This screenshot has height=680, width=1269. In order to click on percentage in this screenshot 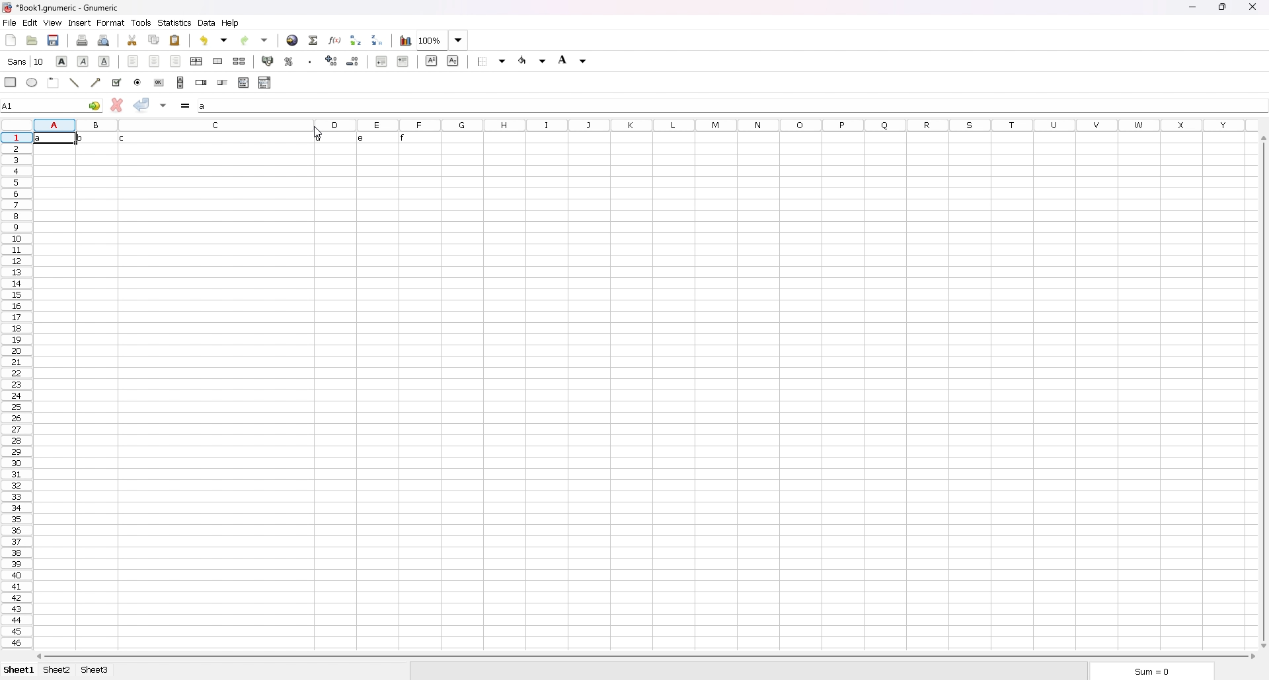, I will do `click(289, 61)`.